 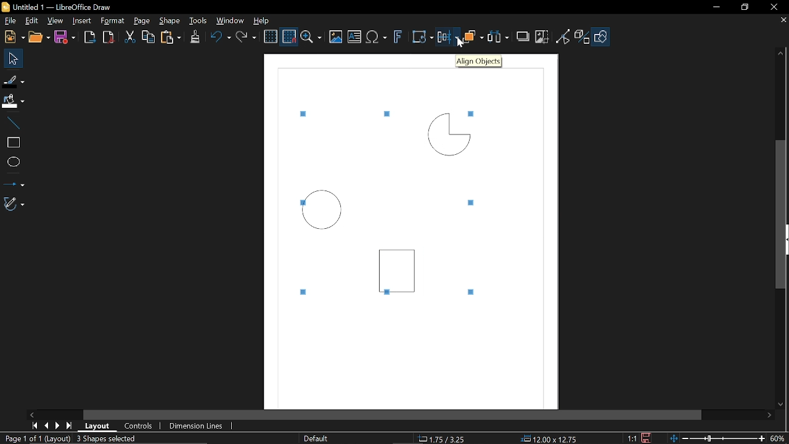 I want to click on Align Objects, so click(x=479, y=62).